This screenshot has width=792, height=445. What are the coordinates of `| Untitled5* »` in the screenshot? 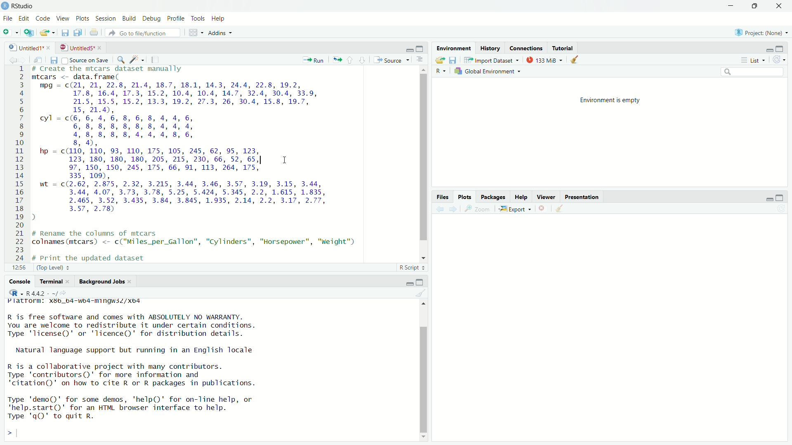 It's located at (80, 47).